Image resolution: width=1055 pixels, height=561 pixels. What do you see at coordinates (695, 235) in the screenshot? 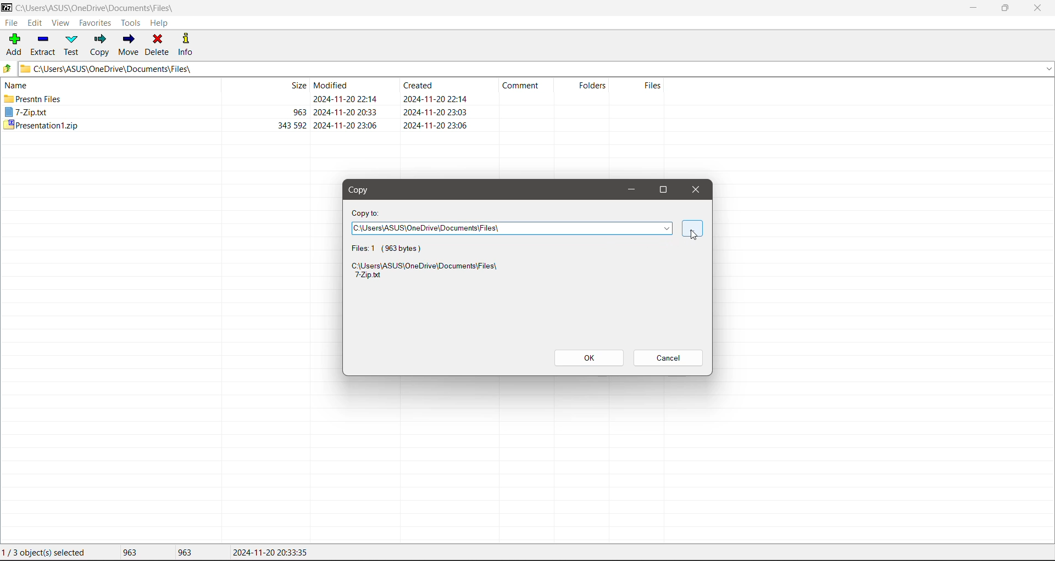
I see `cursor` at bounding box center [695, 235].